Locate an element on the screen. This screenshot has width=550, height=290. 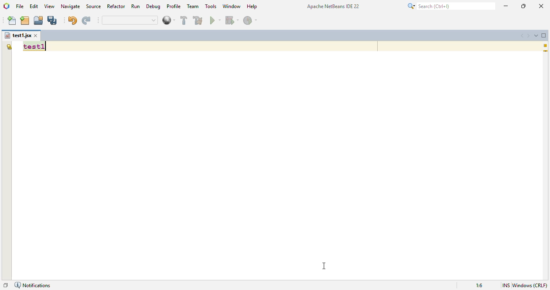
the global variable "test1" is not declared. is located at coordinates (8, 45).